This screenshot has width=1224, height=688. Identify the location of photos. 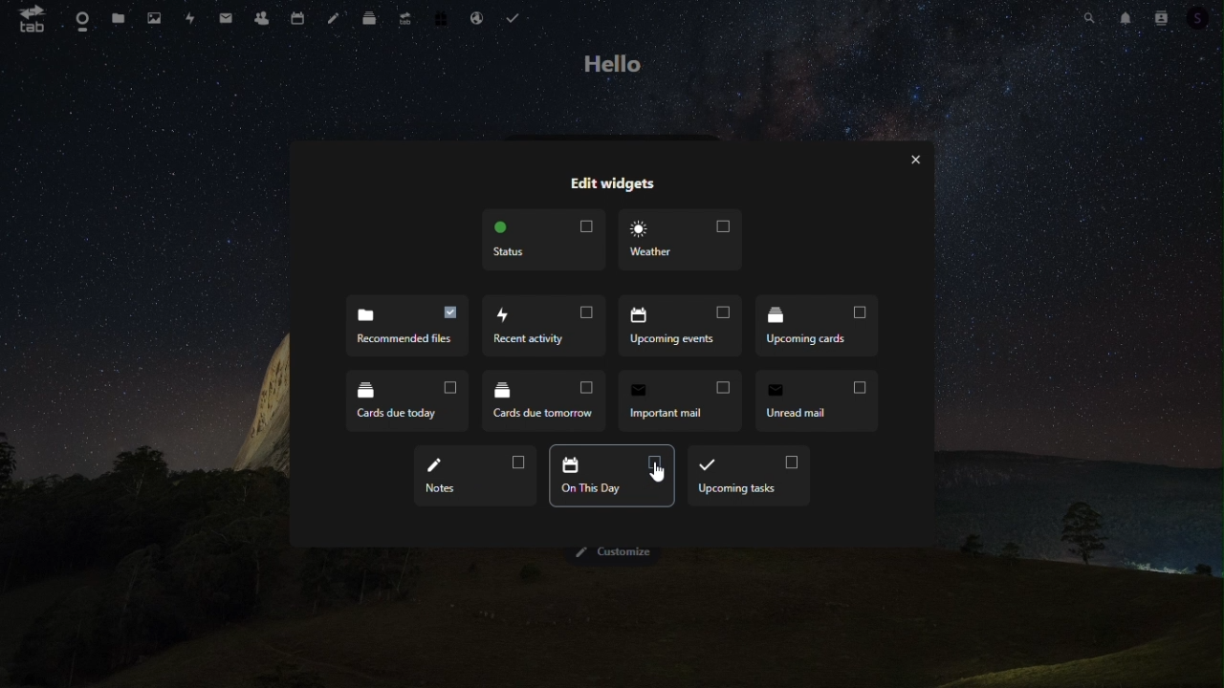
(149, 18).